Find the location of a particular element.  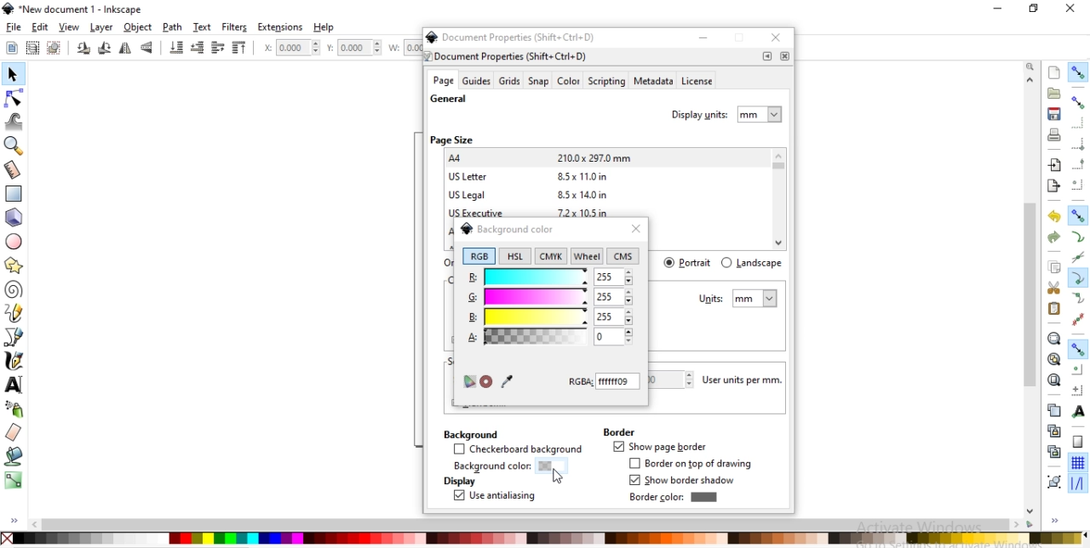

display is located at coordinates (458, 482).